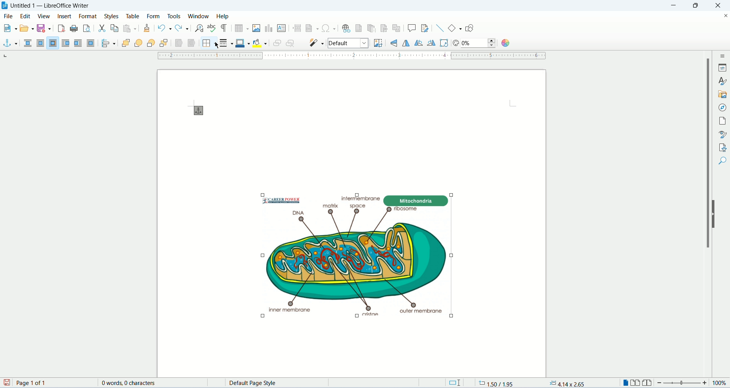 The image size is (730, 388). What do you see at coordinates (291, 43) in the screenshot?
I see `unlink frames` at bounding box center [291, 43].